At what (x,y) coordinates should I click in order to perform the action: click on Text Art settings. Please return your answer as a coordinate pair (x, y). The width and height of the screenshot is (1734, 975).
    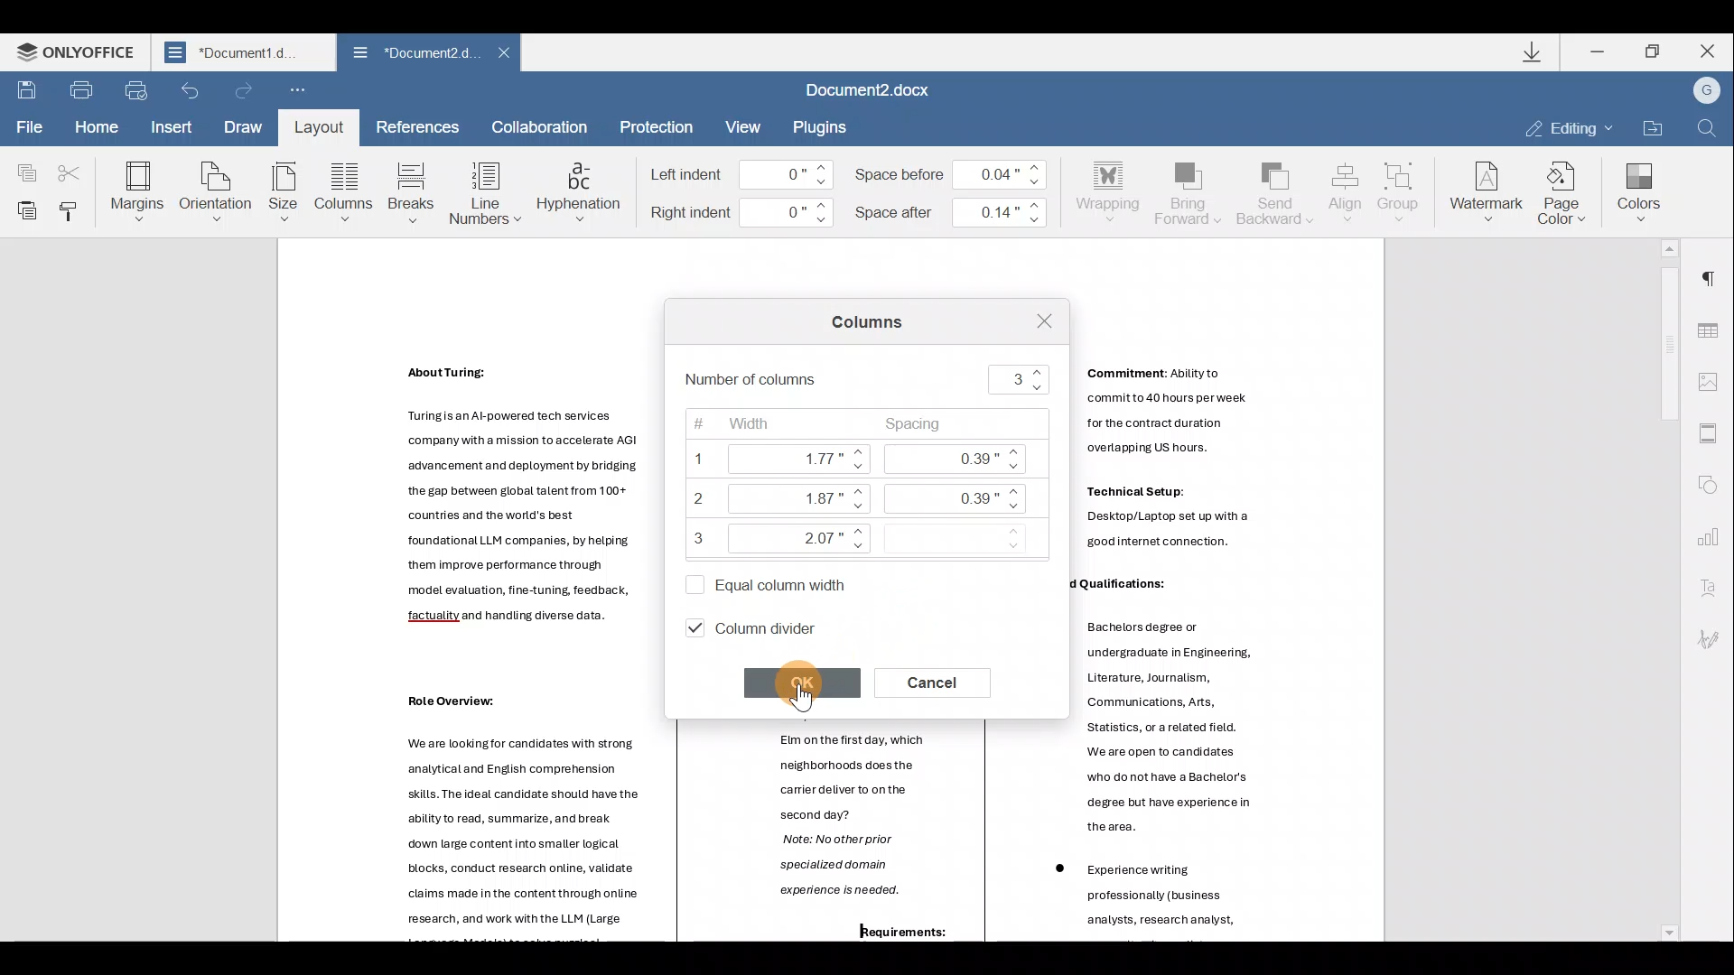
    Looking at the image, I should click on (1711, 590).